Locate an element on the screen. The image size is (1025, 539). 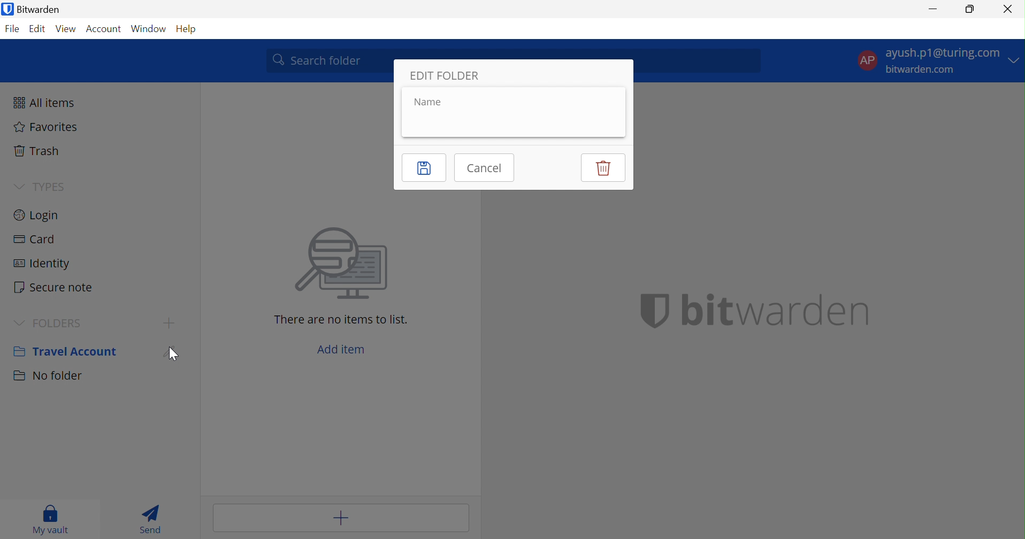
Bitwarden is located at coordinates (34, 10).